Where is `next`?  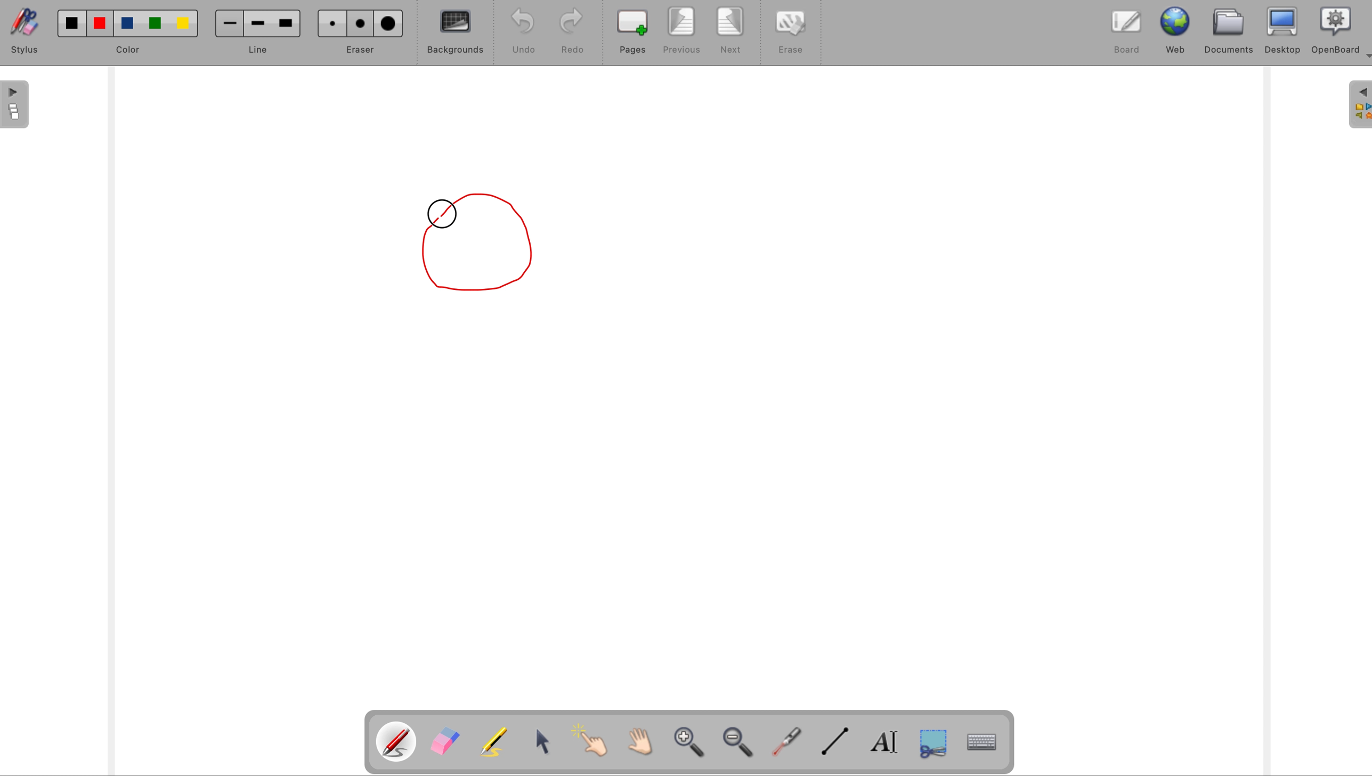 next is located at coordinates (730, 31).